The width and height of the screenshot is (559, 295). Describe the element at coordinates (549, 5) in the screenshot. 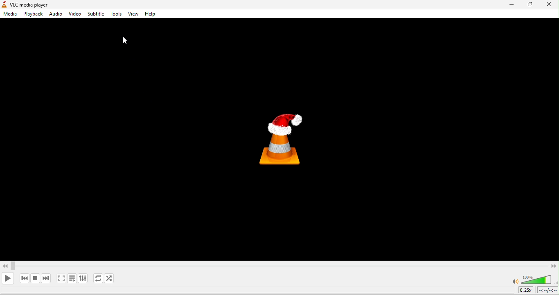

I see `close` at that location.